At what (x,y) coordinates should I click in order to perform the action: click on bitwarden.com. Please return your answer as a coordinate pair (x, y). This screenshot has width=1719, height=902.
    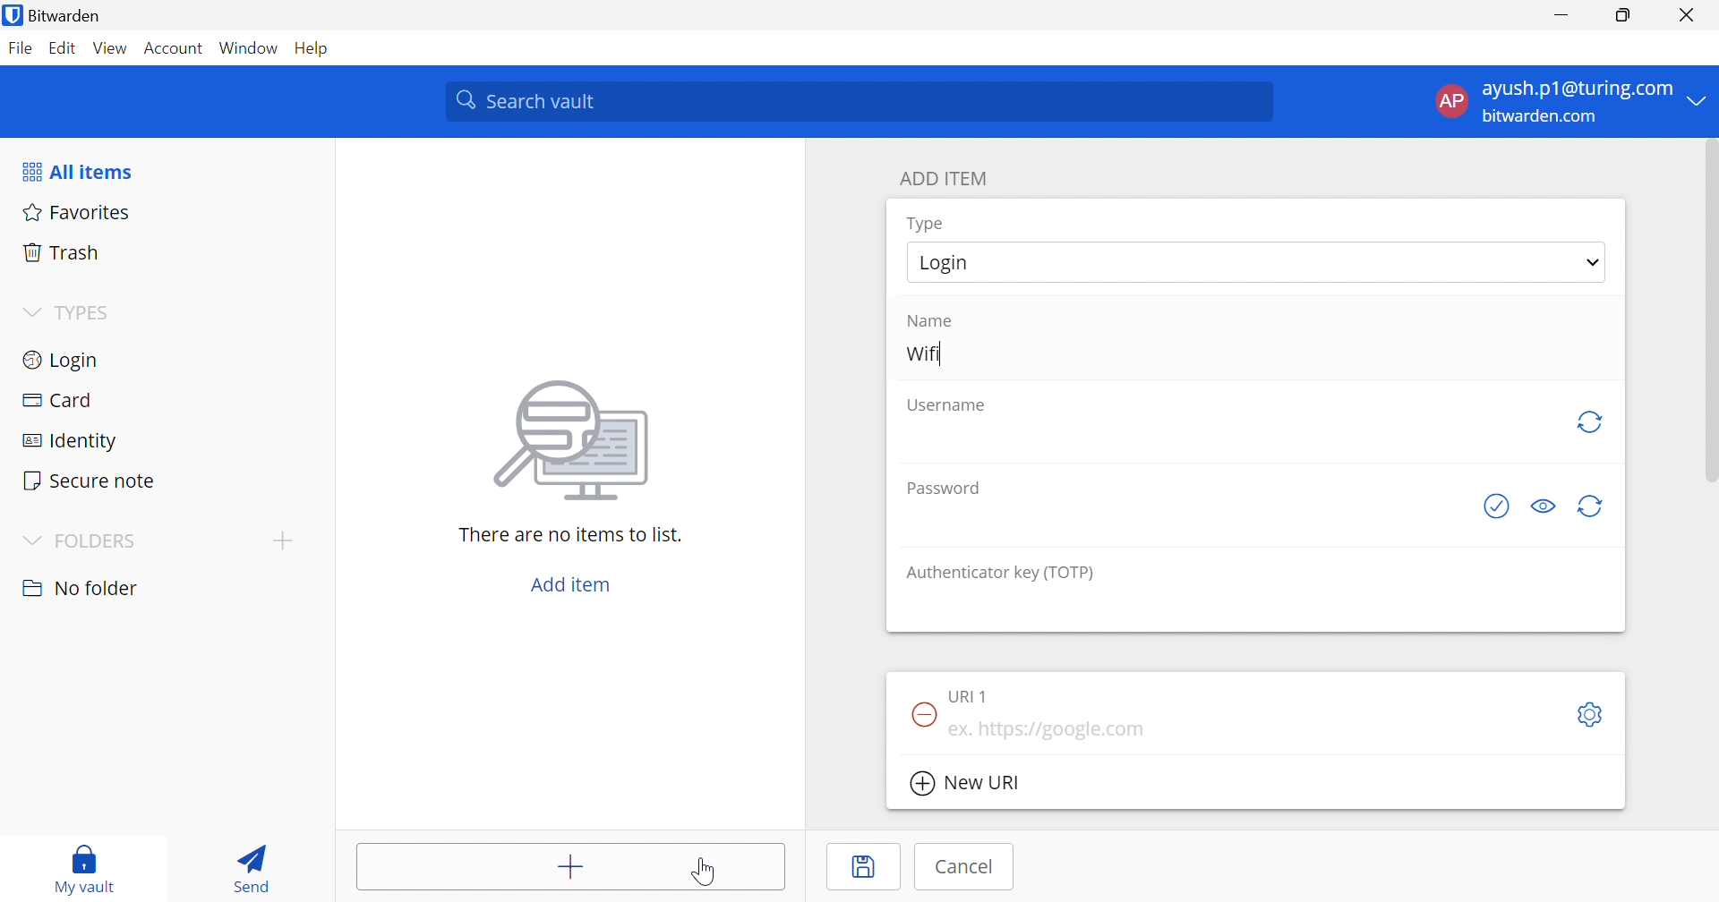
    Looking at the image, I should click on (1544, 117).